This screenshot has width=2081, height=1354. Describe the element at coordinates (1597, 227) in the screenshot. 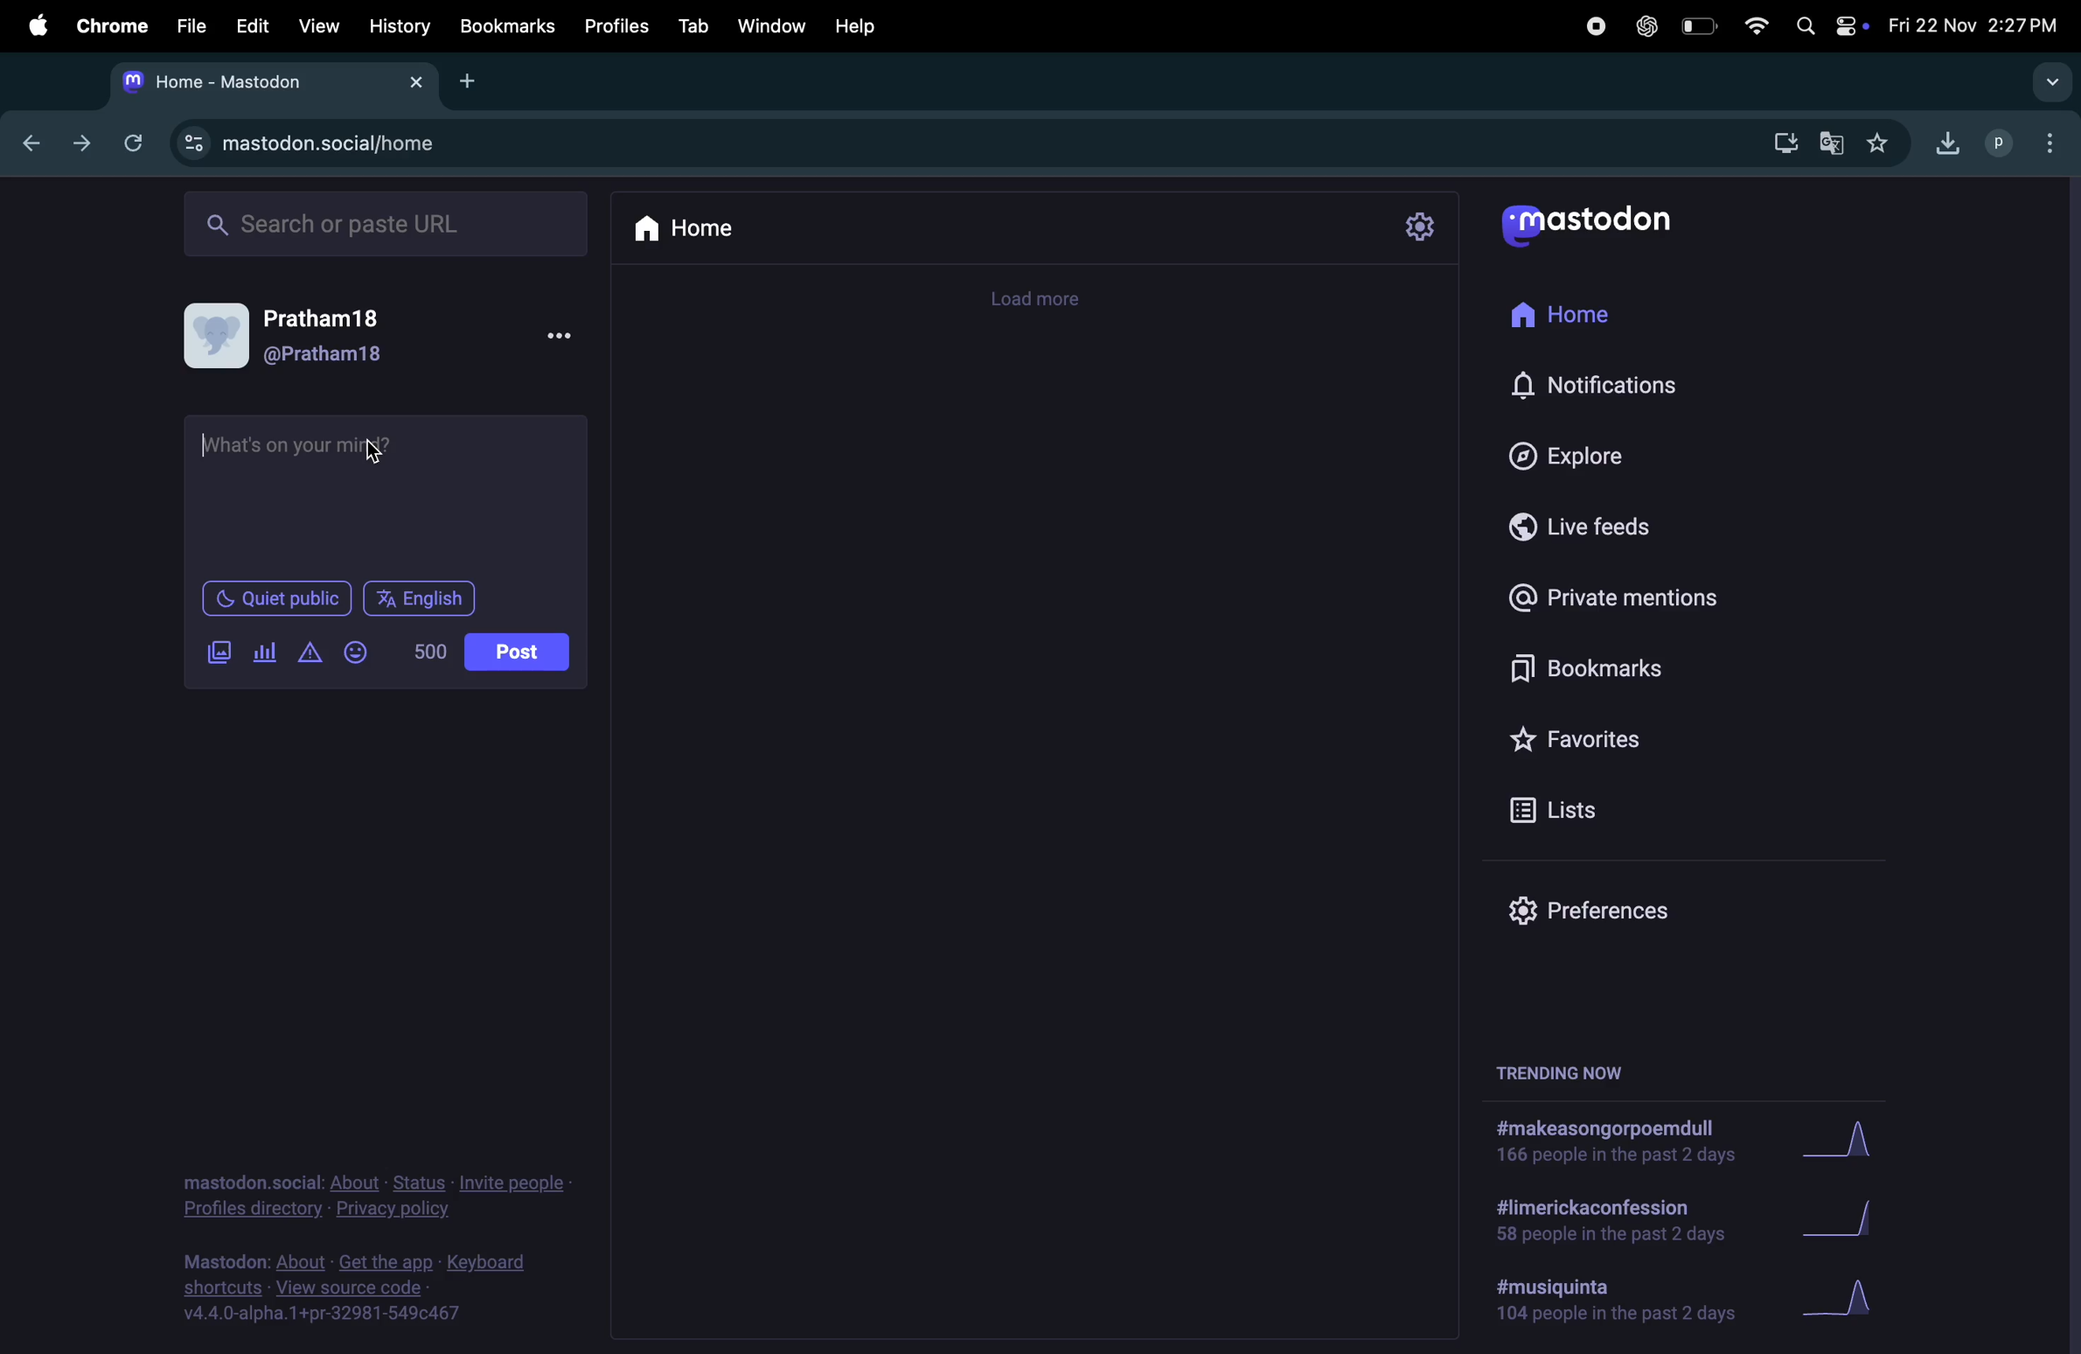

I see `mastodon` at that location.